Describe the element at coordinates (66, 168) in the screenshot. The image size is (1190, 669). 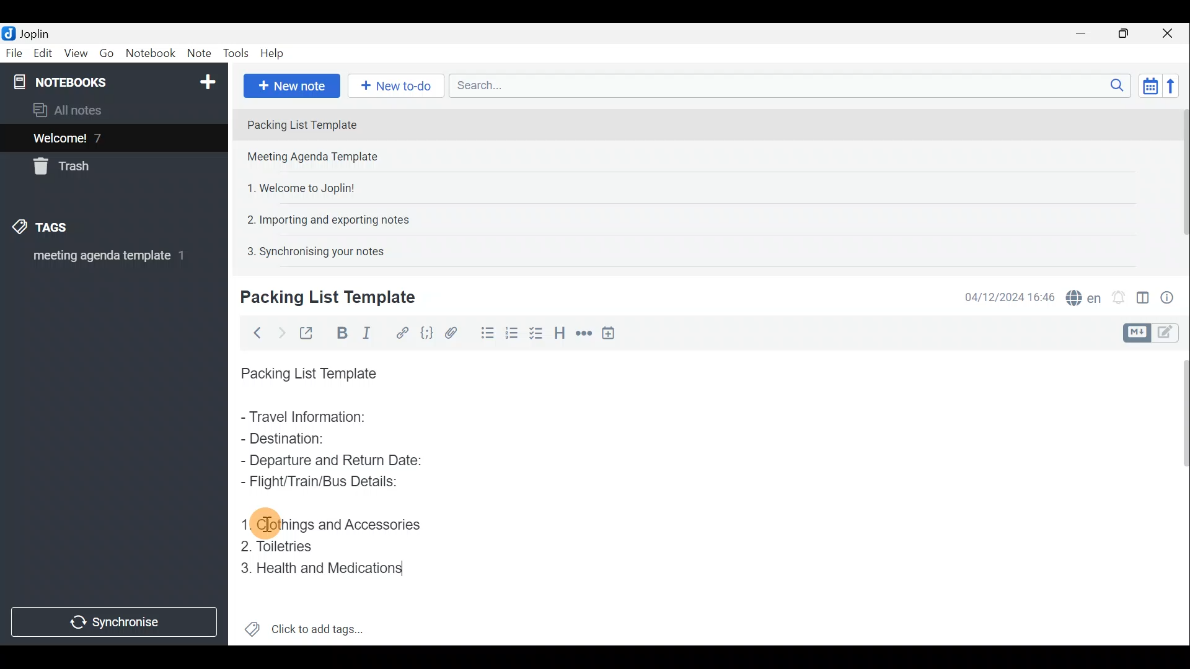
I see `Trash` at that location.